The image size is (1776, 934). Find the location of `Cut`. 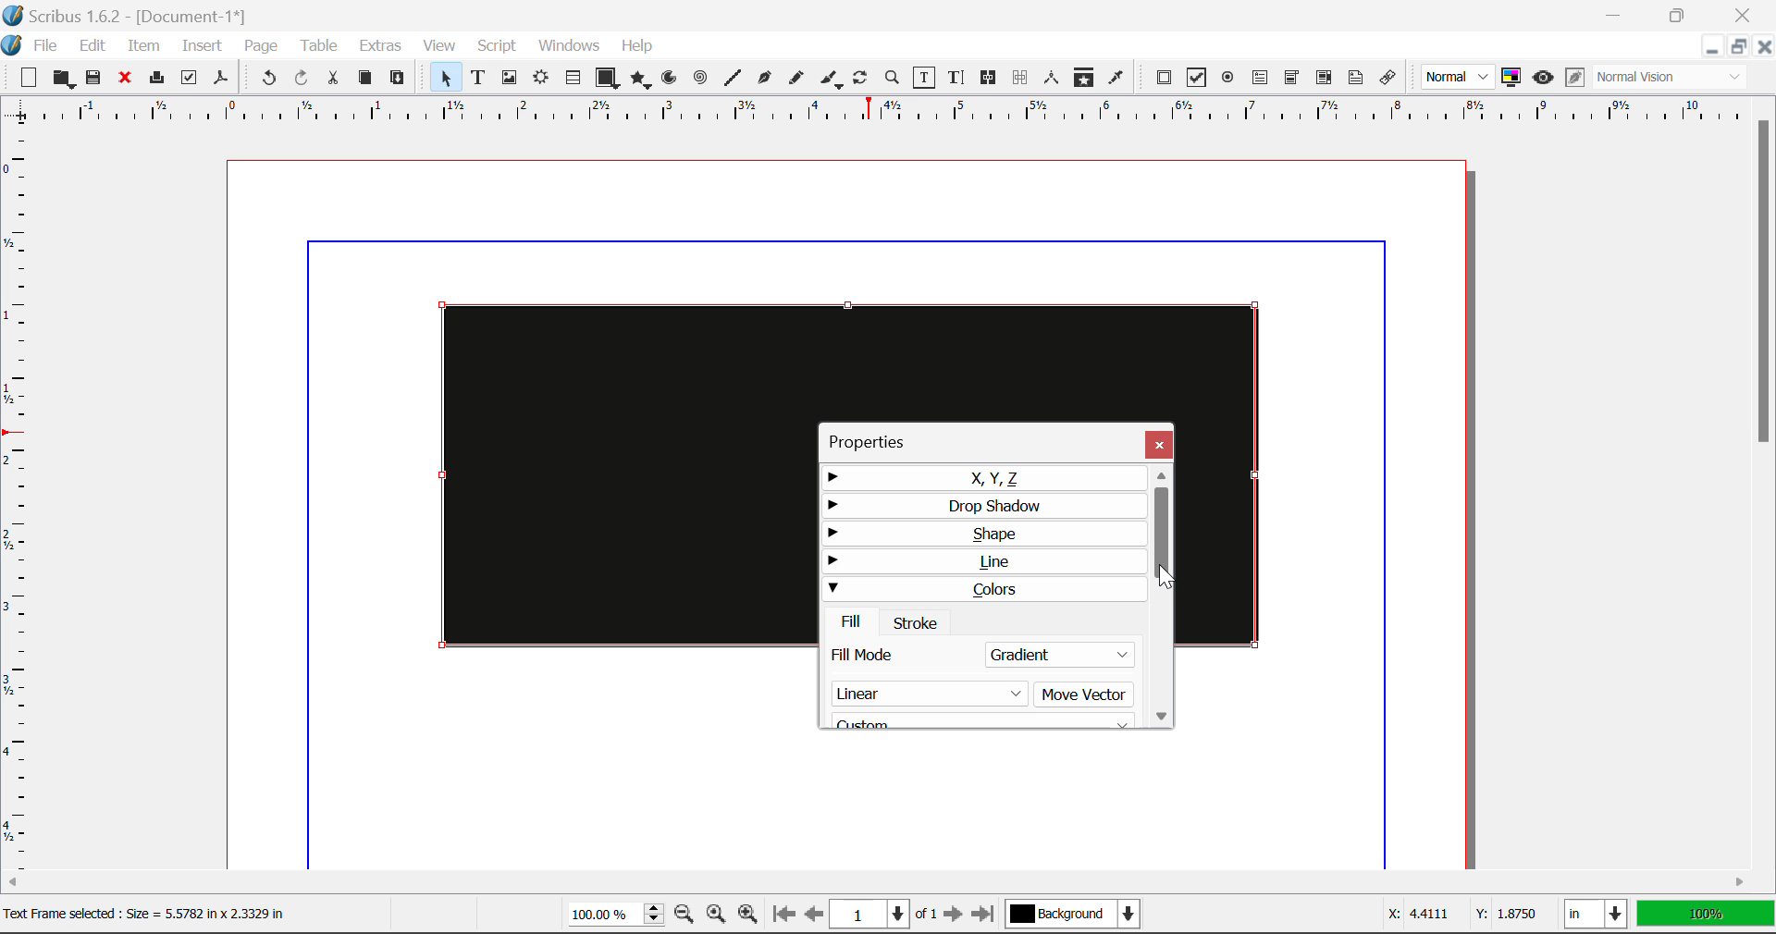

Cut is located at coordinates (332, 79).